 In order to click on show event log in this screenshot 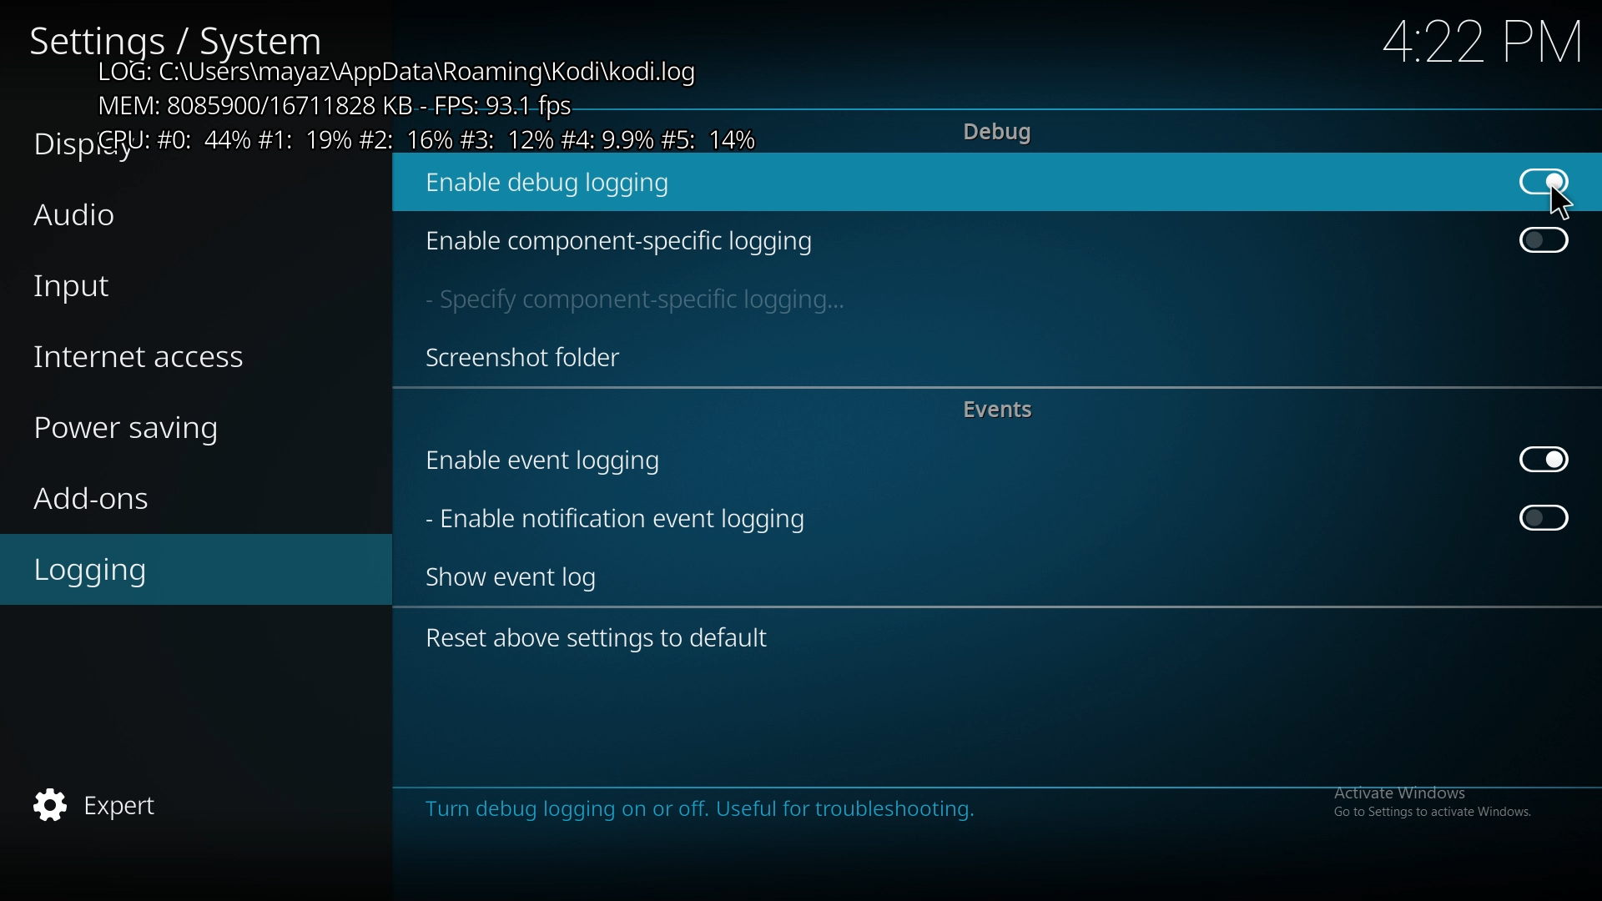, I will do `click(526, 576)`.